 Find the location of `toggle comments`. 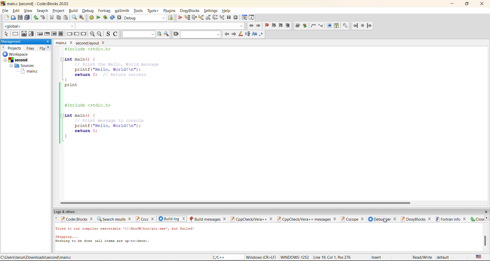

toggle comments is located at coordinates (115, 35).